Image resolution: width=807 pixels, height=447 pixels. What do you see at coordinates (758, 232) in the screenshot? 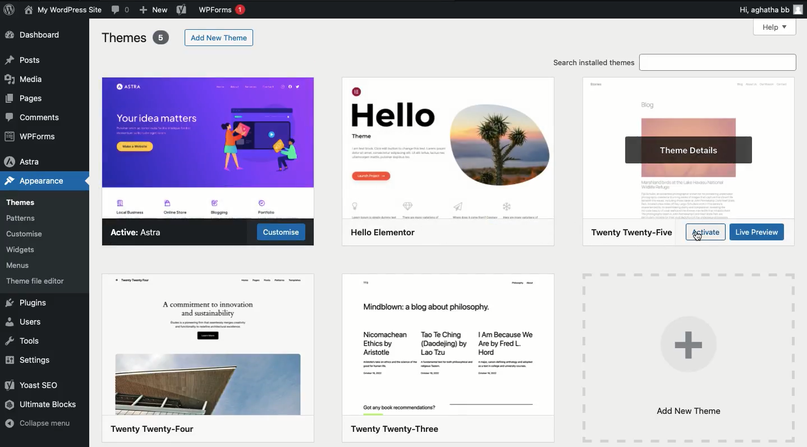
I see `Live preview` at bounding box center [758, 232].